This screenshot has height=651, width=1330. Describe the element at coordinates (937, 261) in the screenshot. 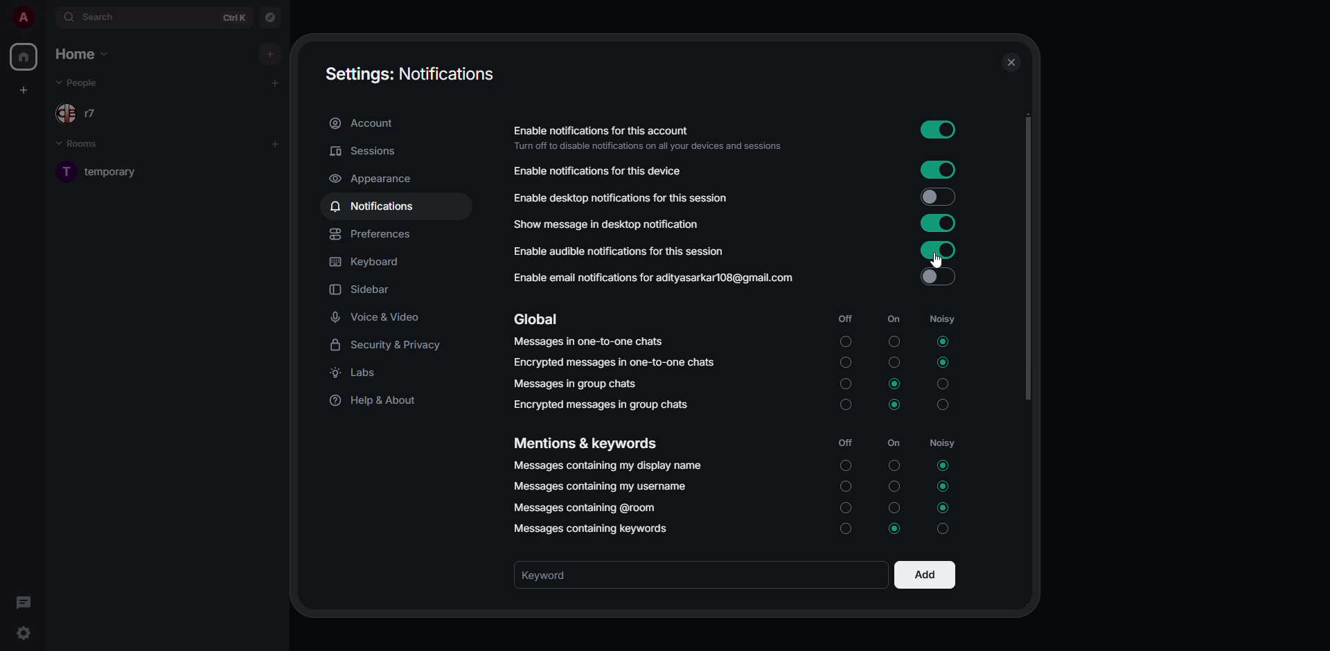

I see `cursor` at that location.